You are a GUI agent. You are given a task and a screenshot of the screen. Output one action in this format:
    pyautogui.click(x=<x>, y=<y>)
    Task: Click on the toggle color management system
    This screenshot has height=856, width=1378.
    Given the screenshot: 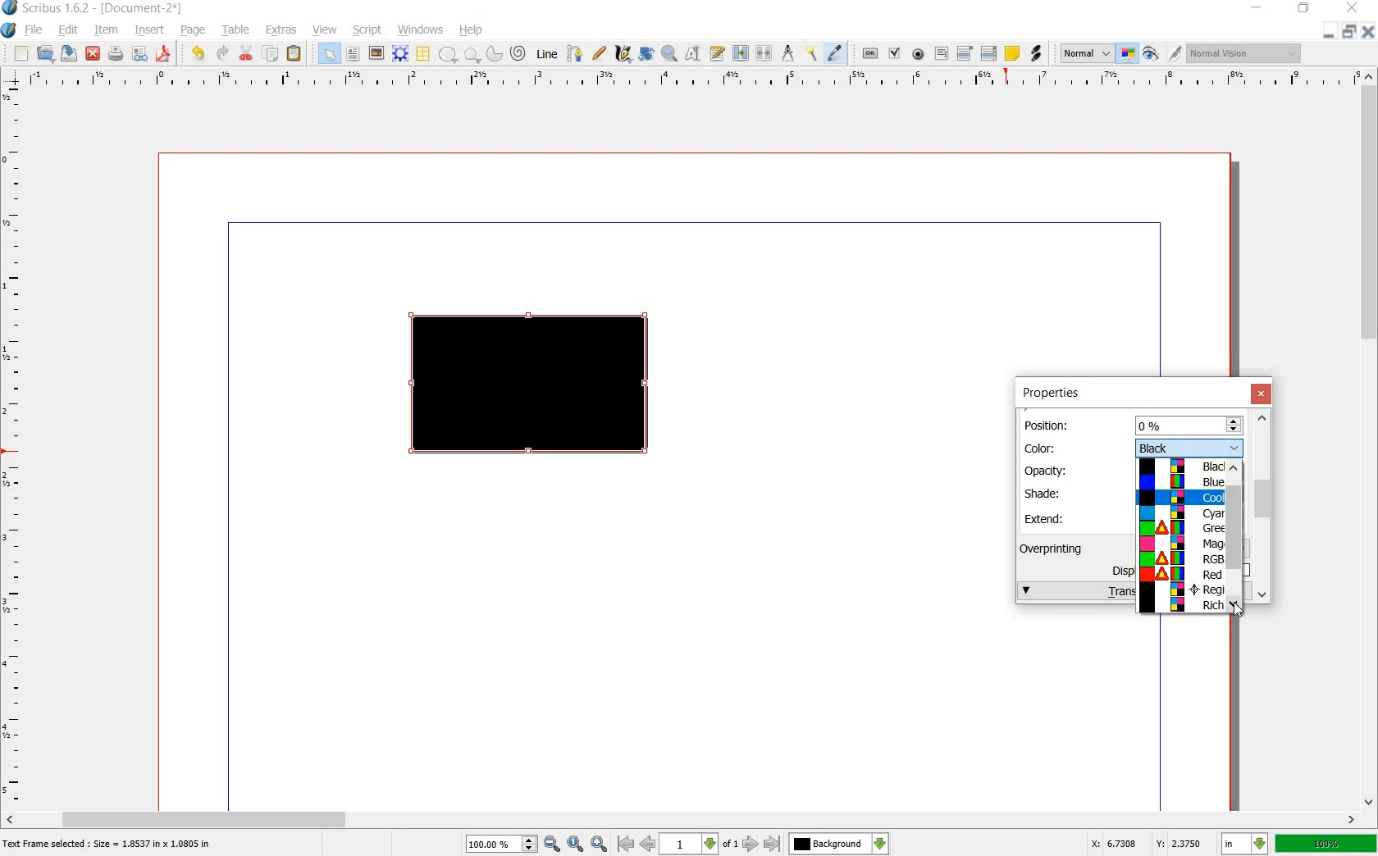 What is the action you would take?
    pyautogui.click(x=1129, y=54)
    